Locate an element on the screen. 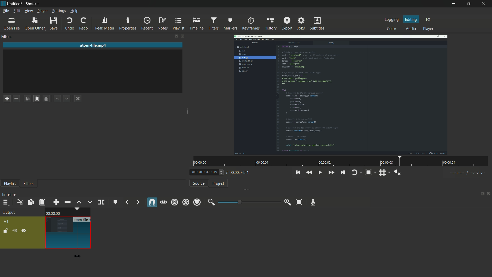  video in timeline is located at coordinates (68, 228).